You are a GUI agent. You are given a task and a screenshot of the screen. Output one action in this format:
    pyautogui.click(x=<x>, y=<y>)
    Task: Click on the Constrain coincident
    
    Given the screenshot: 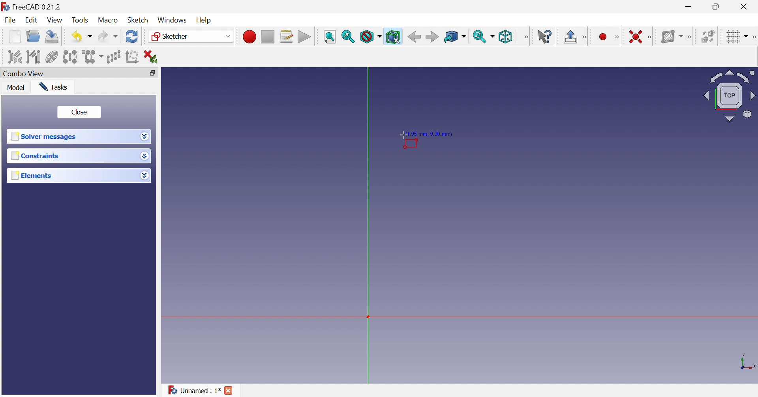 What is the action you would take?
    pyautogui.click(x=635, y=36)
    